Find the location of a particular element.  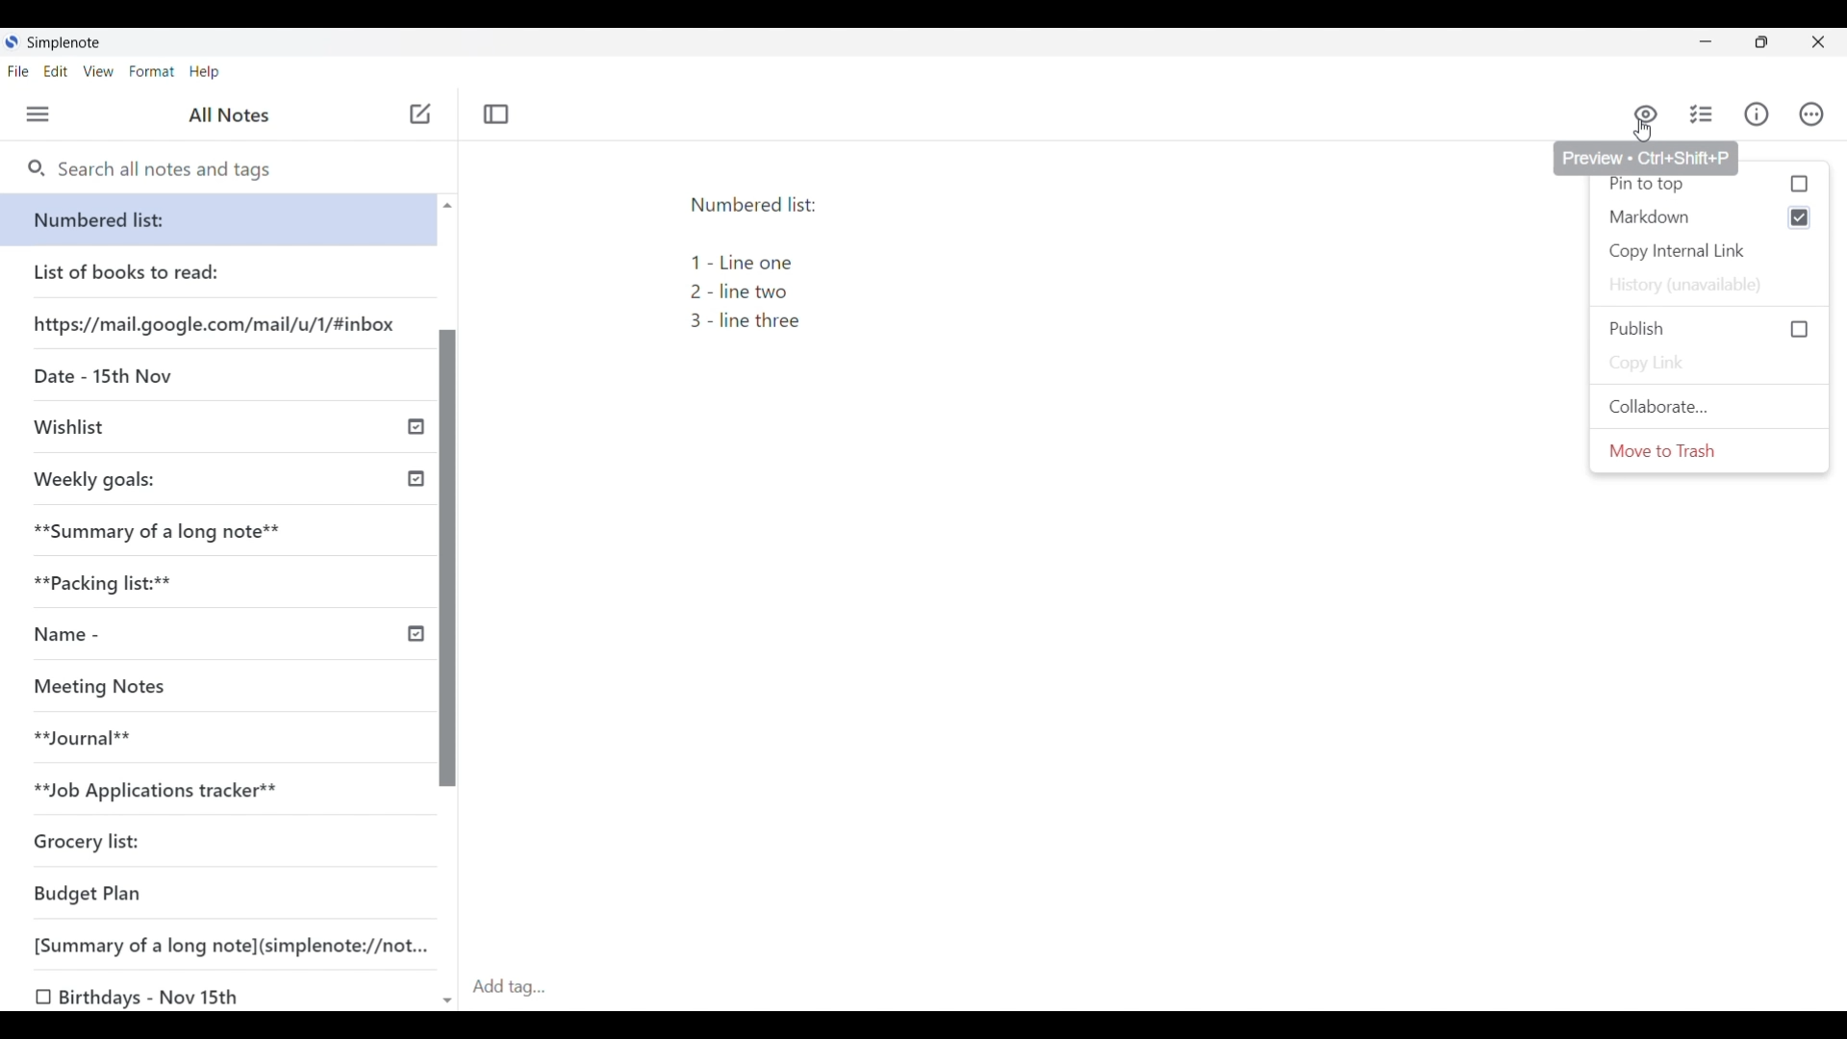

Edit menu is located at coordinates (56, 71).